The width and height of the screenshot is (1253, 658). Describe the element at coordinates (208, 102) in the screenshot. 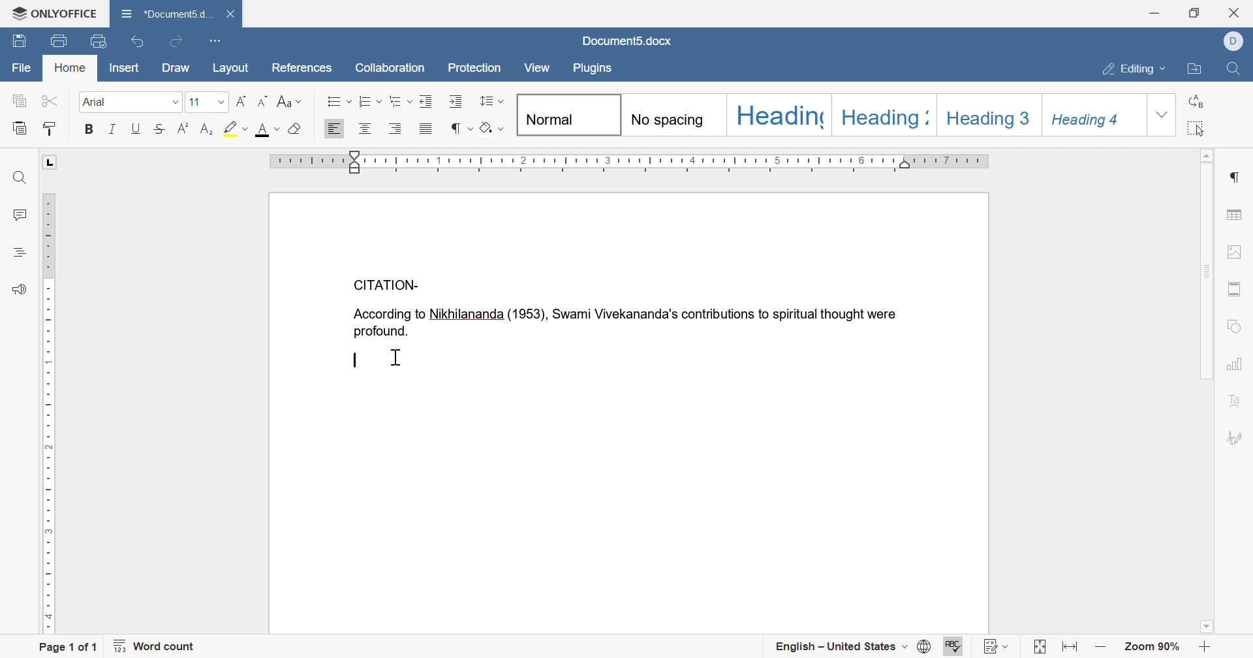

I see `font size` at that location.